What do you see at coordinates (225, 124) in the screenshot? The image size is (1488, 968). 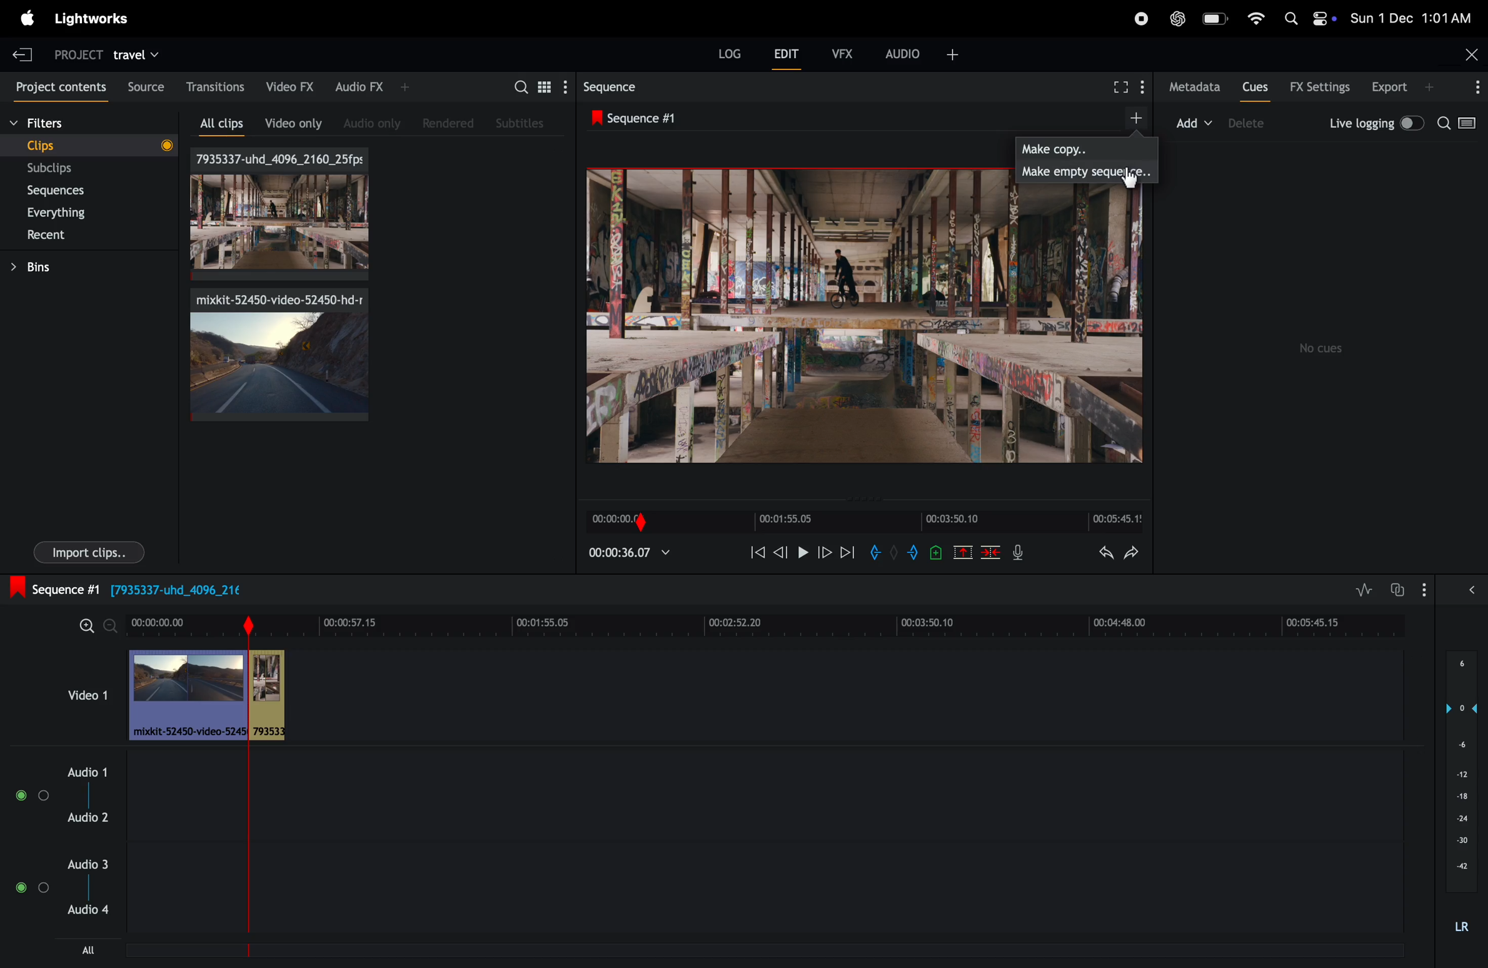 I see `all clips` at bounding box center [225, 124].